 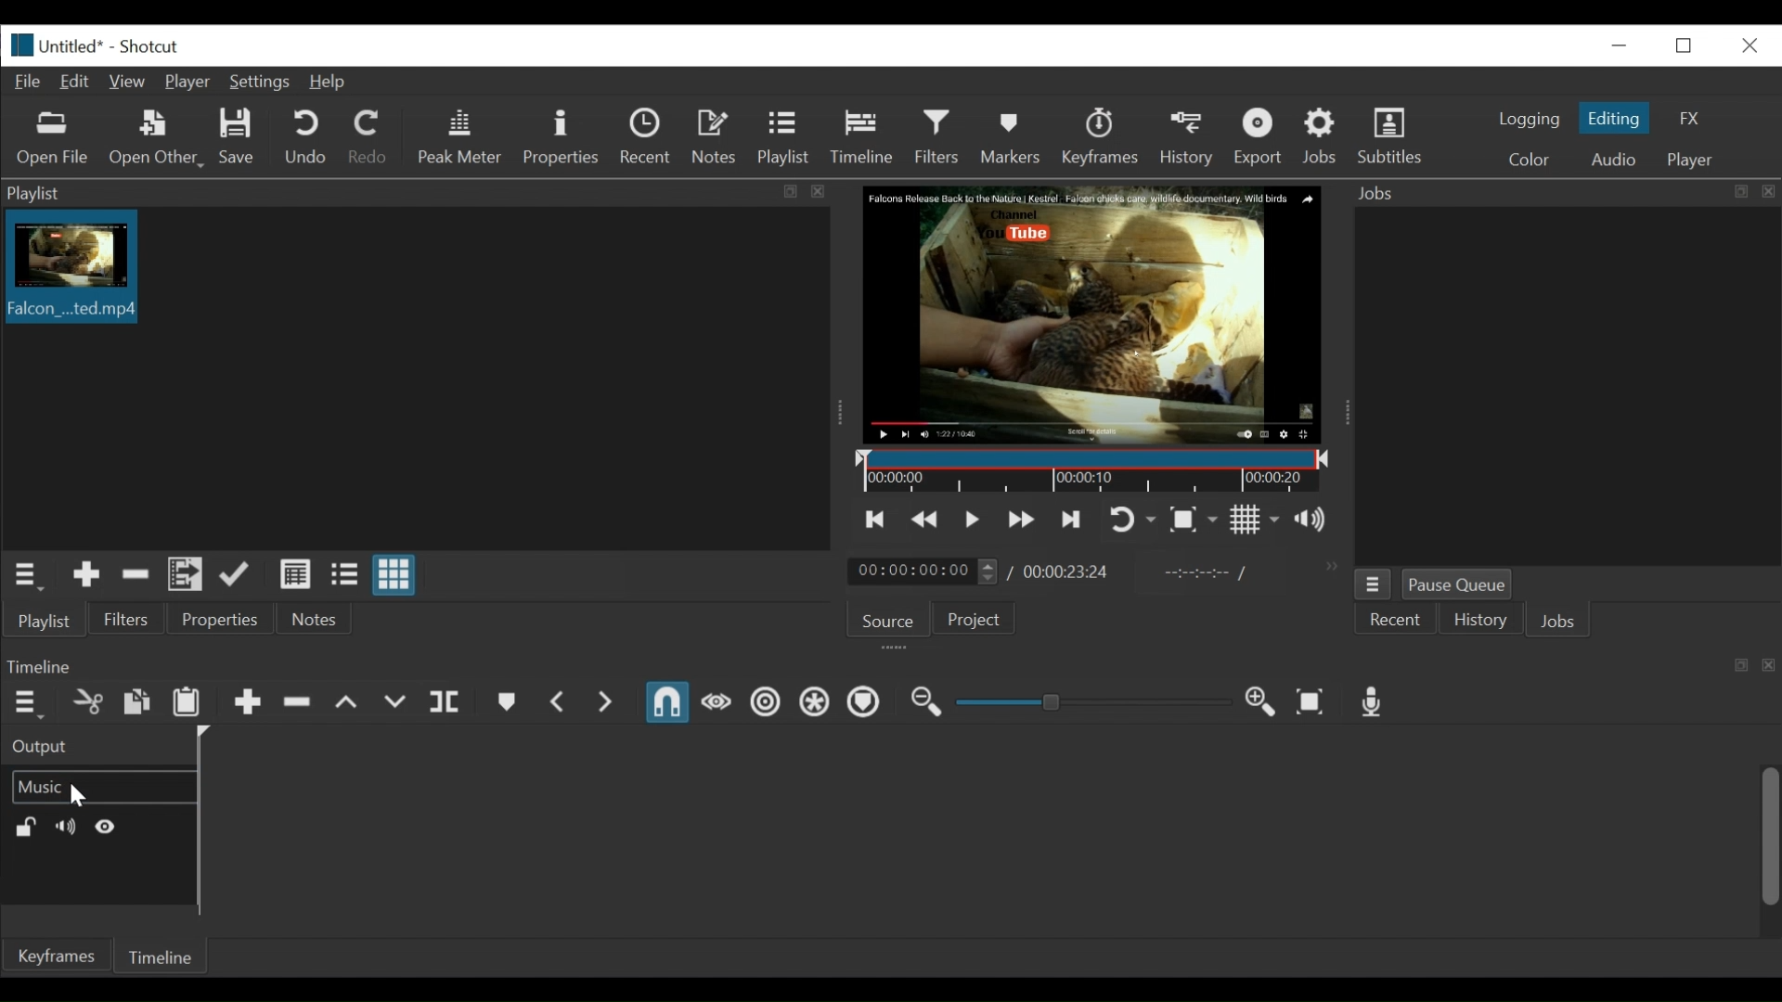 I want to click on Overwrite, so click(x=396, y=701).